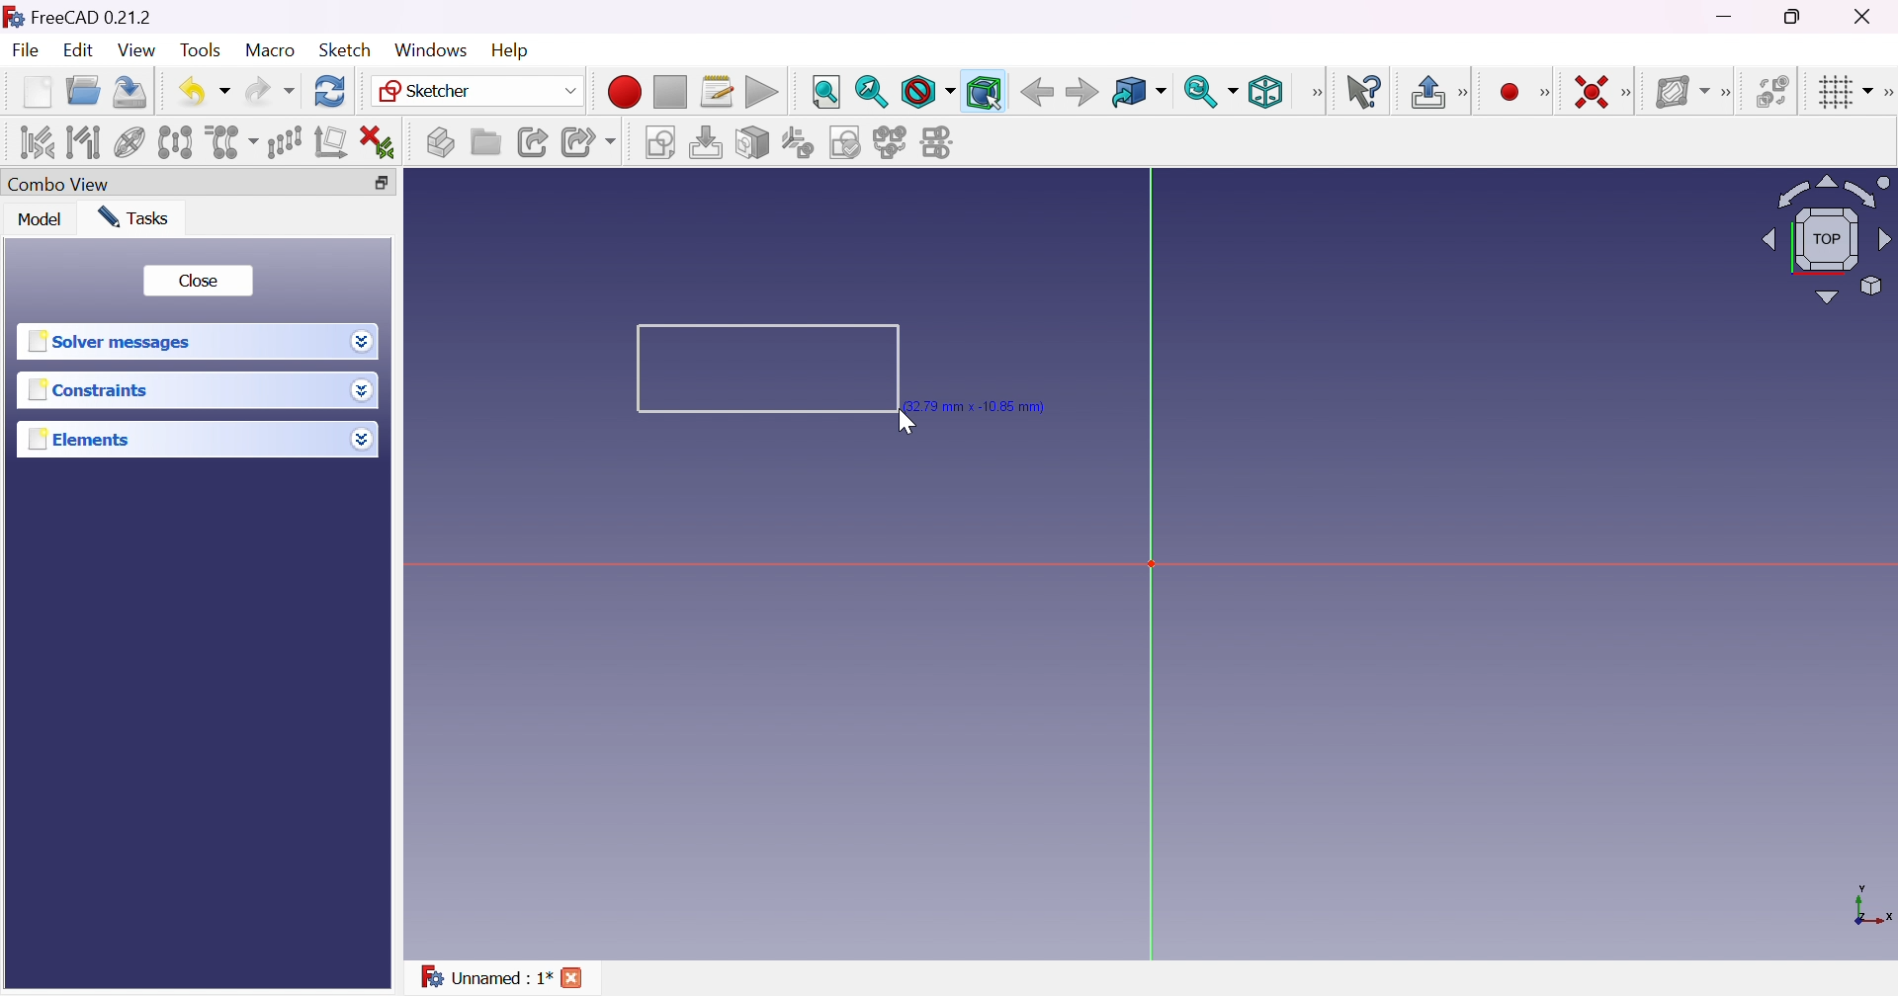  I want to click on [Sketcher geometrics], so click(1545, 90).